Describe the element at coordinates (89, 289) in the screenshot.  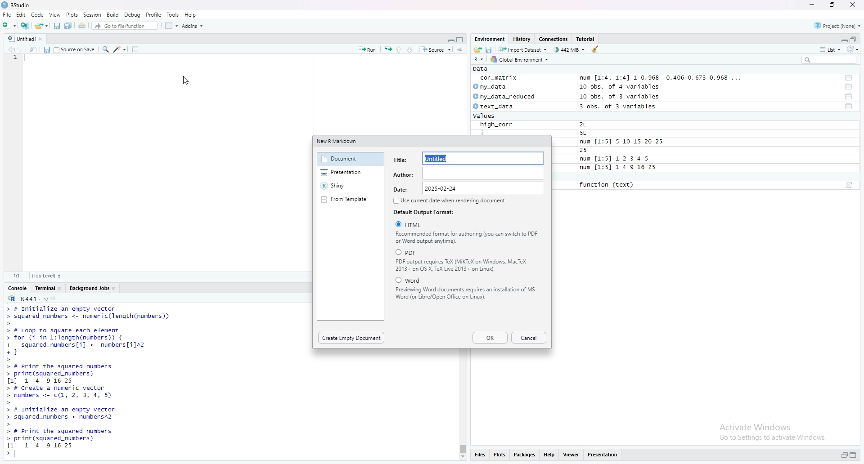
I see `Background job` at that location.